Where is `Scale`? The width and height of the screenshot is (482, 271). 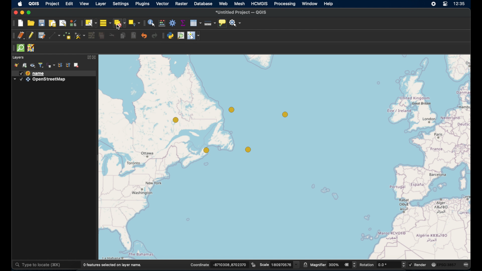 Scale is located at coordinates (264, 265).